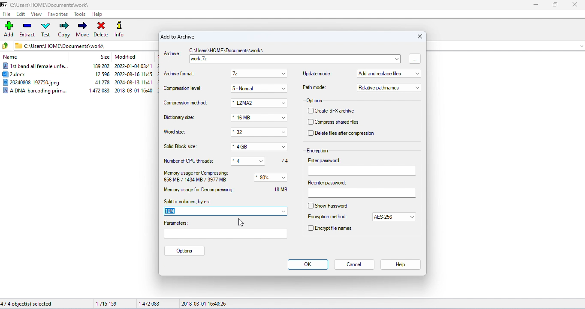  Describe the element at coordinates (183, 89) in the screenshot. I see `compression level` at that location.